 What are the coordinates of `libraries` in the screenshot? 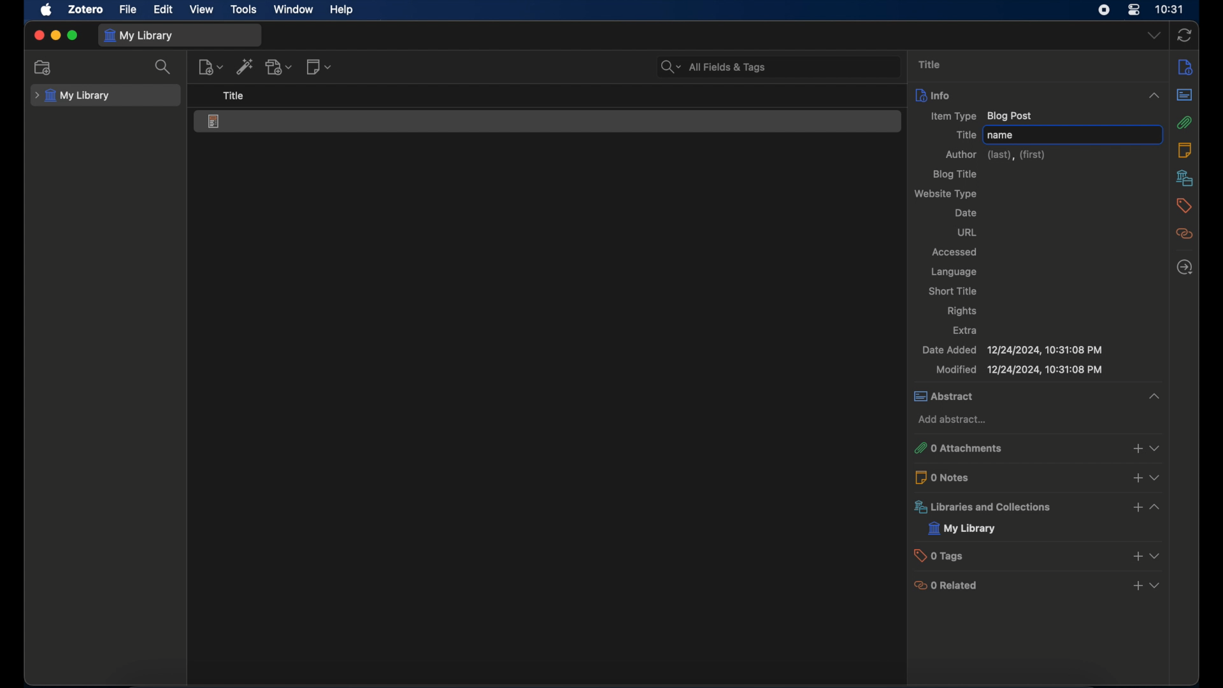 It's located at (1185, 178).